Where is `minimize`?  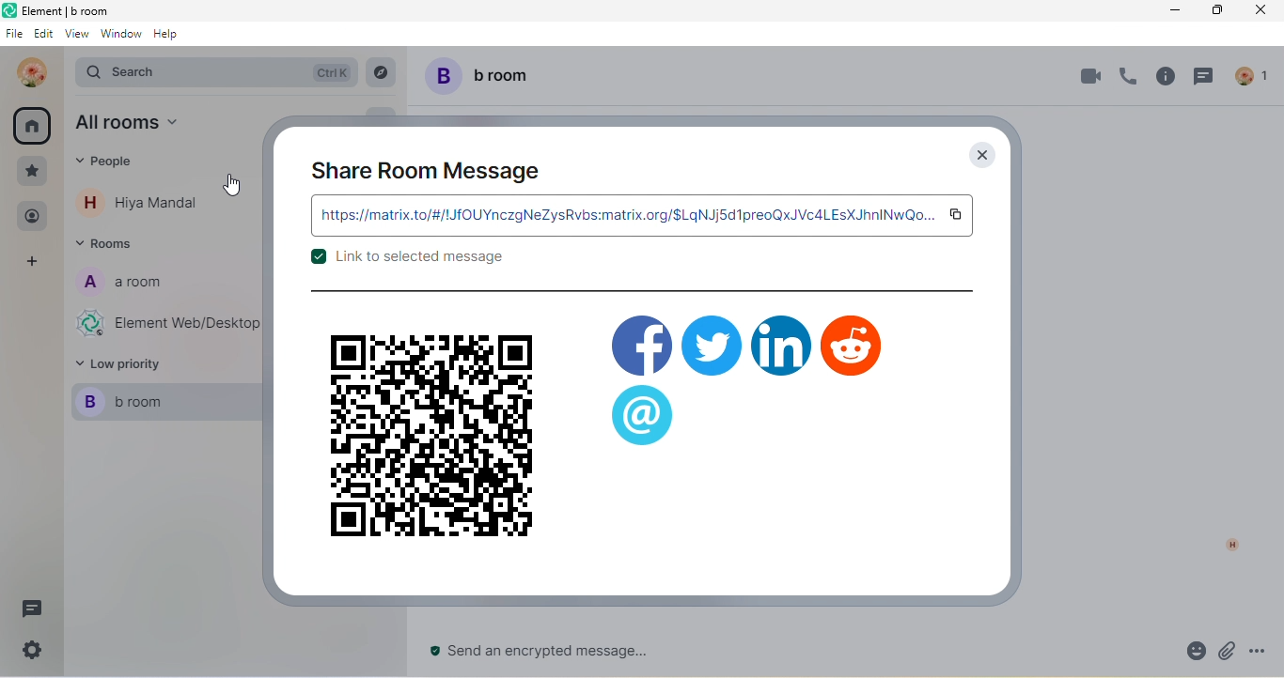
minimize is located at coordinates (1174, 11).